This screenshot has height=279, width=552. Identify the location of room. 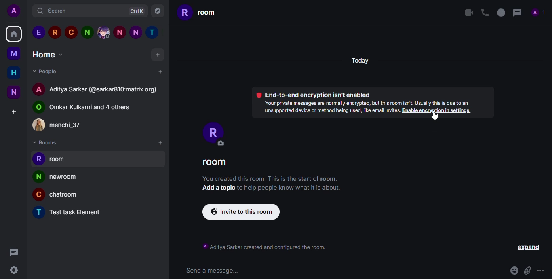
(61, 161).